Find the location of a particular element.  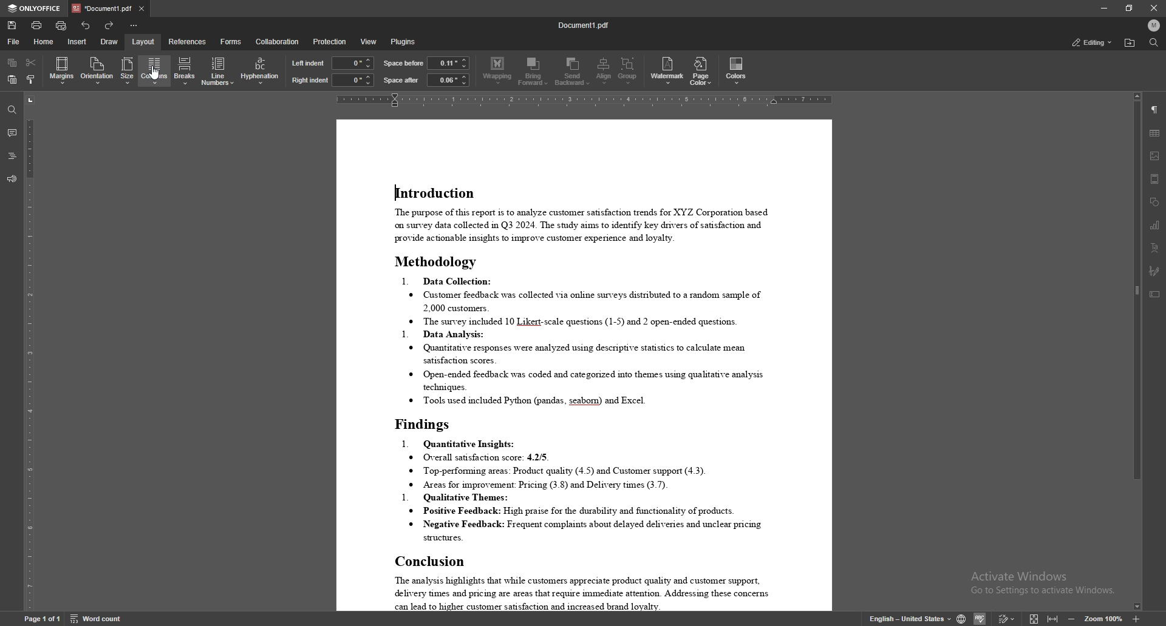

insert is located at coordinates (78, 42).